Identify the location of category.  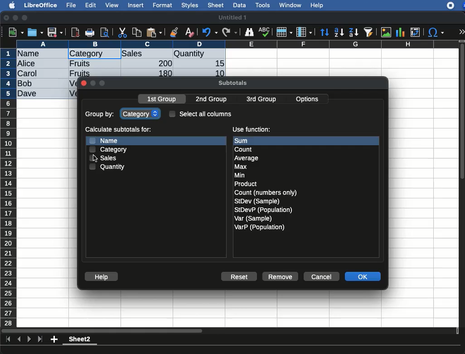
(141, 113).